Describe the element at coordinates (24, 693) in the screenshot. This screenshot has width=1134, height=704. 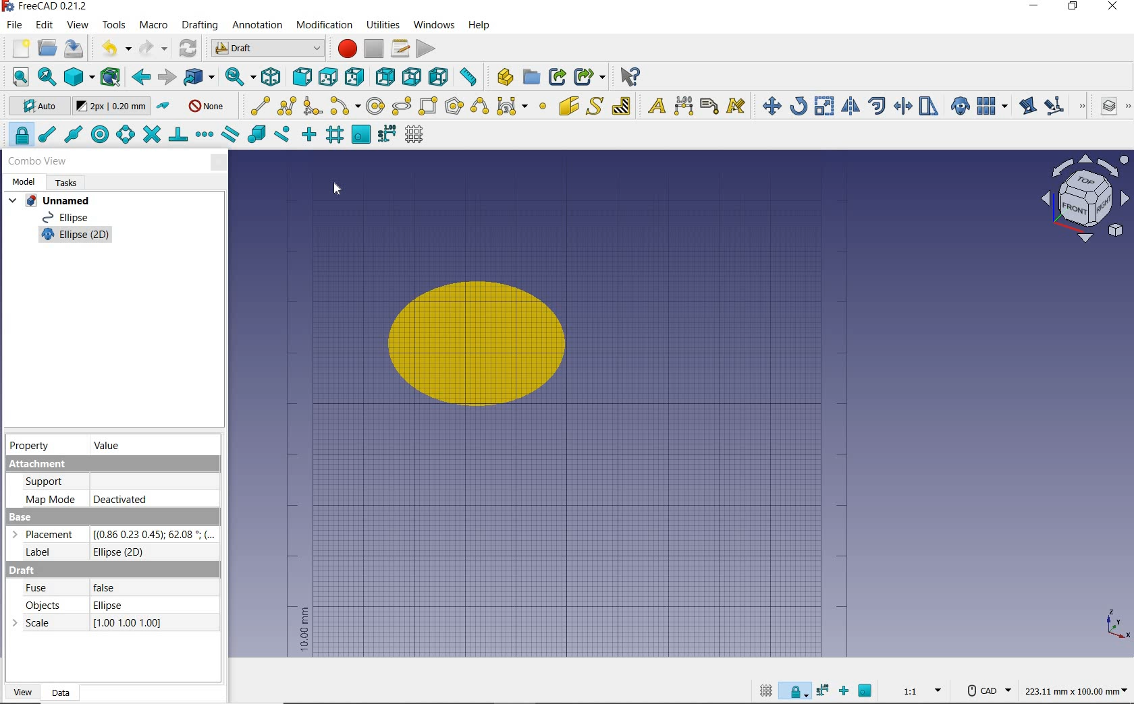
I see `View` at that location.